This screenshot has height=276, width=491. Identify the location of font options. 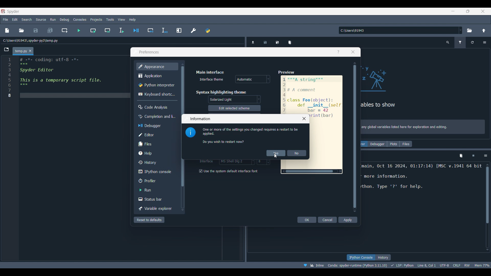
(237, 163).